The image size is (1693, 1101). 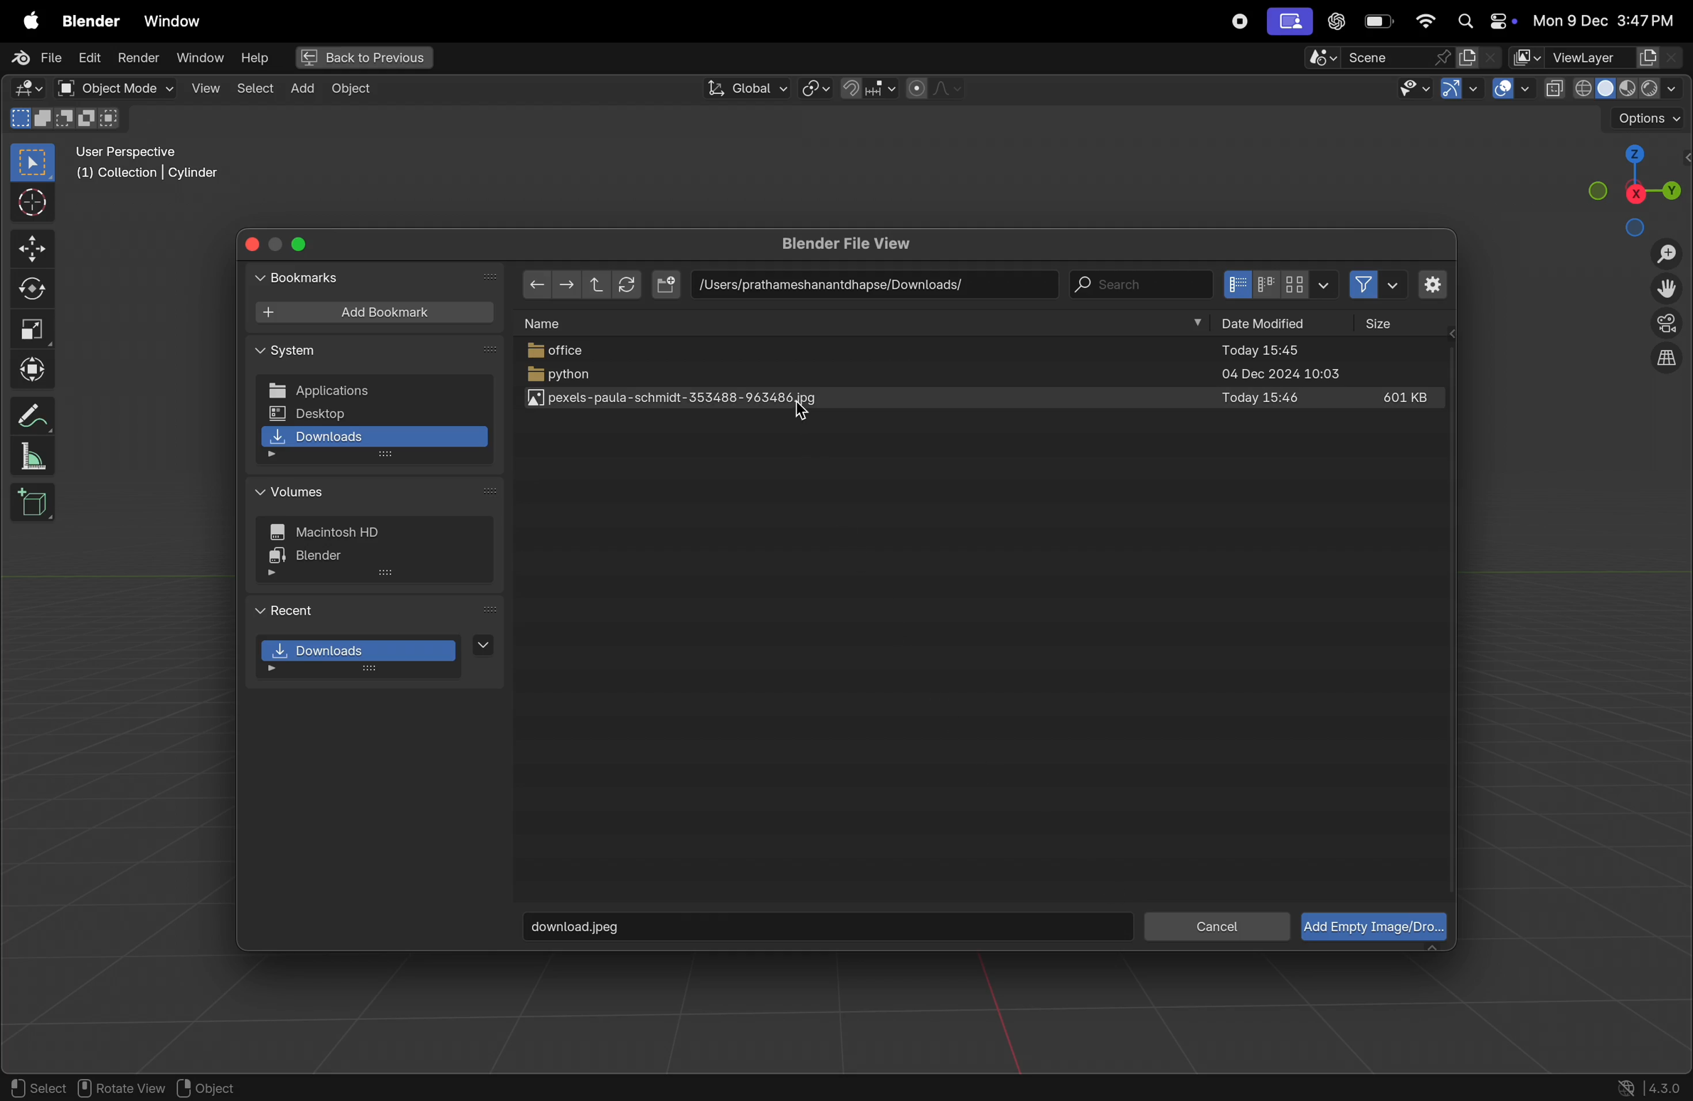 I want to click on Object, so click(x=359, y=89).